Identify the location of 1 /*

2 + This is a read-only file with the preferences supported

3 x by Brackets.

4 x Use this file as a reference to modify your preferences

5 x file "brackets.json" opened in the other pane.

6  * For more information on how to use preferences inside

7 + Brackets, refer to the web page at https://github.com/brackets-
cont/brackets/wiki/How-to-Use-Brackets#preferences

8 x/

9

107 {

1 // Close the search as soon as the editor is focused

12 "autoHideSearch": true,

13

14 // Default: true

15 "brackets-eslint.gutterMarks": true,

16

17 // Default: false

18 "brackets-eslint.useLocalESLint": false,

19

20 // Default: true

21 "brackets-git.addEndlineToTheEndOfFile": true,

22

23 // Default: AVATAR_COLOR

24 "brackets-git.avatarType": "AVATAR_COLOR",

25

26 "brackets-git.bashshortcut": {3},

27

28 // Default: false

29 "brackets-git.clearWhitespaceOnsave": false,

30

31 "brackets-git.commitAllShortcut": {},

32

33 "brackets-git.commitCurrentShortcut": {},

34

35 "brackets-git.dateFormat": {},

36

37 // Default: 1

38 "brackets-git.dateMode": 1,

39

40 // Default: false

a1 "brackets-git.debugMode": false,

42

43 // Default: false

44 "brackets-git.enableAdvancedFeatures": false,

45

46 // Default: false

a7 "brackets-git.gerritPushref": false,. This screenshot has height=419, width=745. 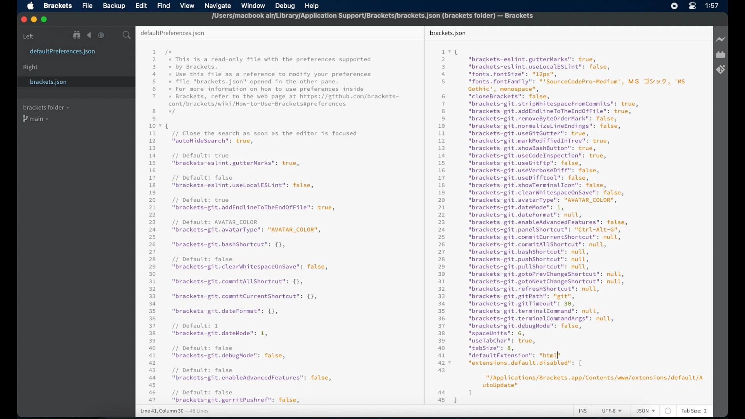
(276, 226).